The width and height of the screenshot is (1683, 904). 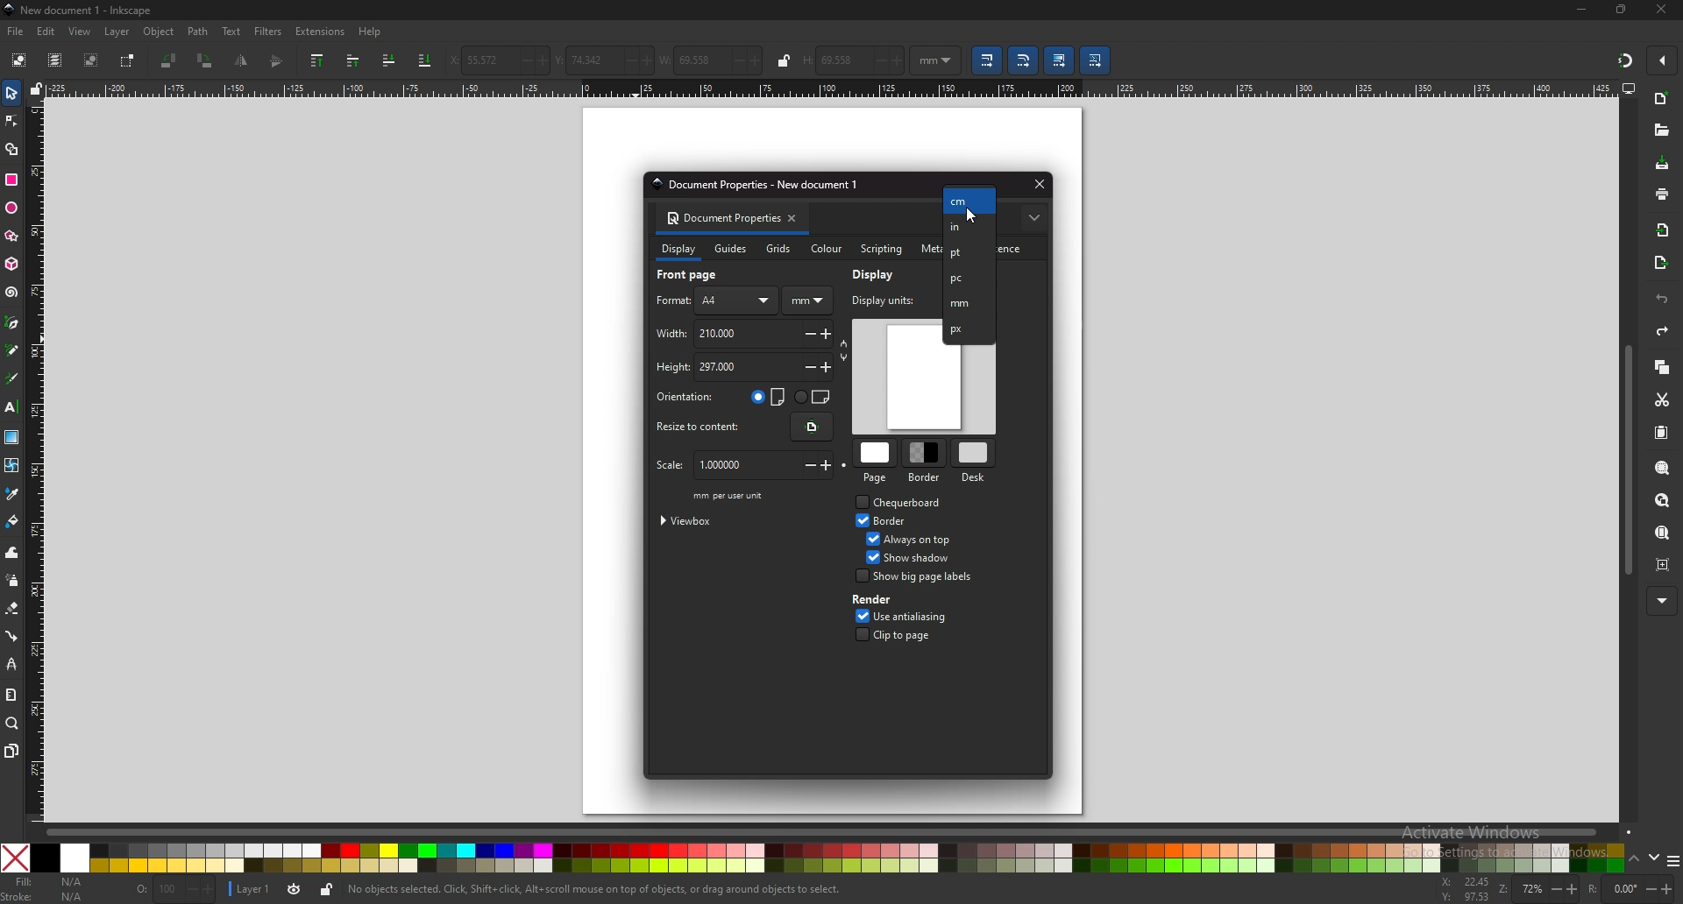 I want to click on +, so click(x=1571, y=889).